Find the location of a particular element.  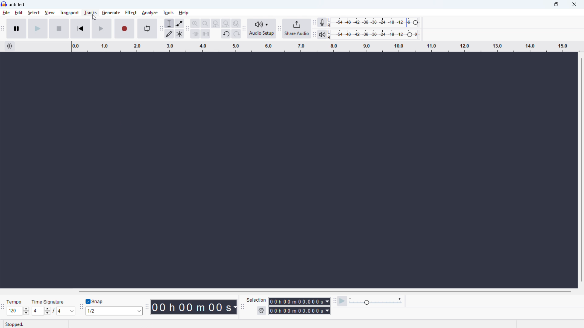

Silence audio selection  is located at coordinates (206, 34).